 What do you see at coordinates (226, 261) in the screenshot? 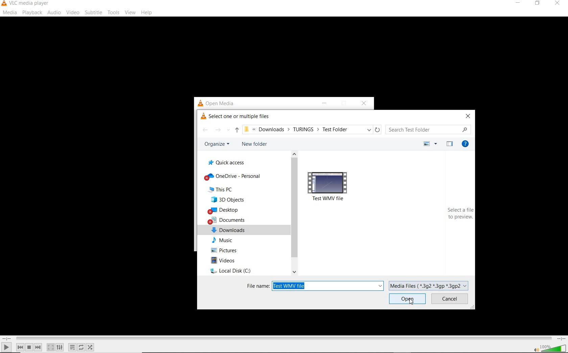
I see `videos` at bounding box center [226, 261].